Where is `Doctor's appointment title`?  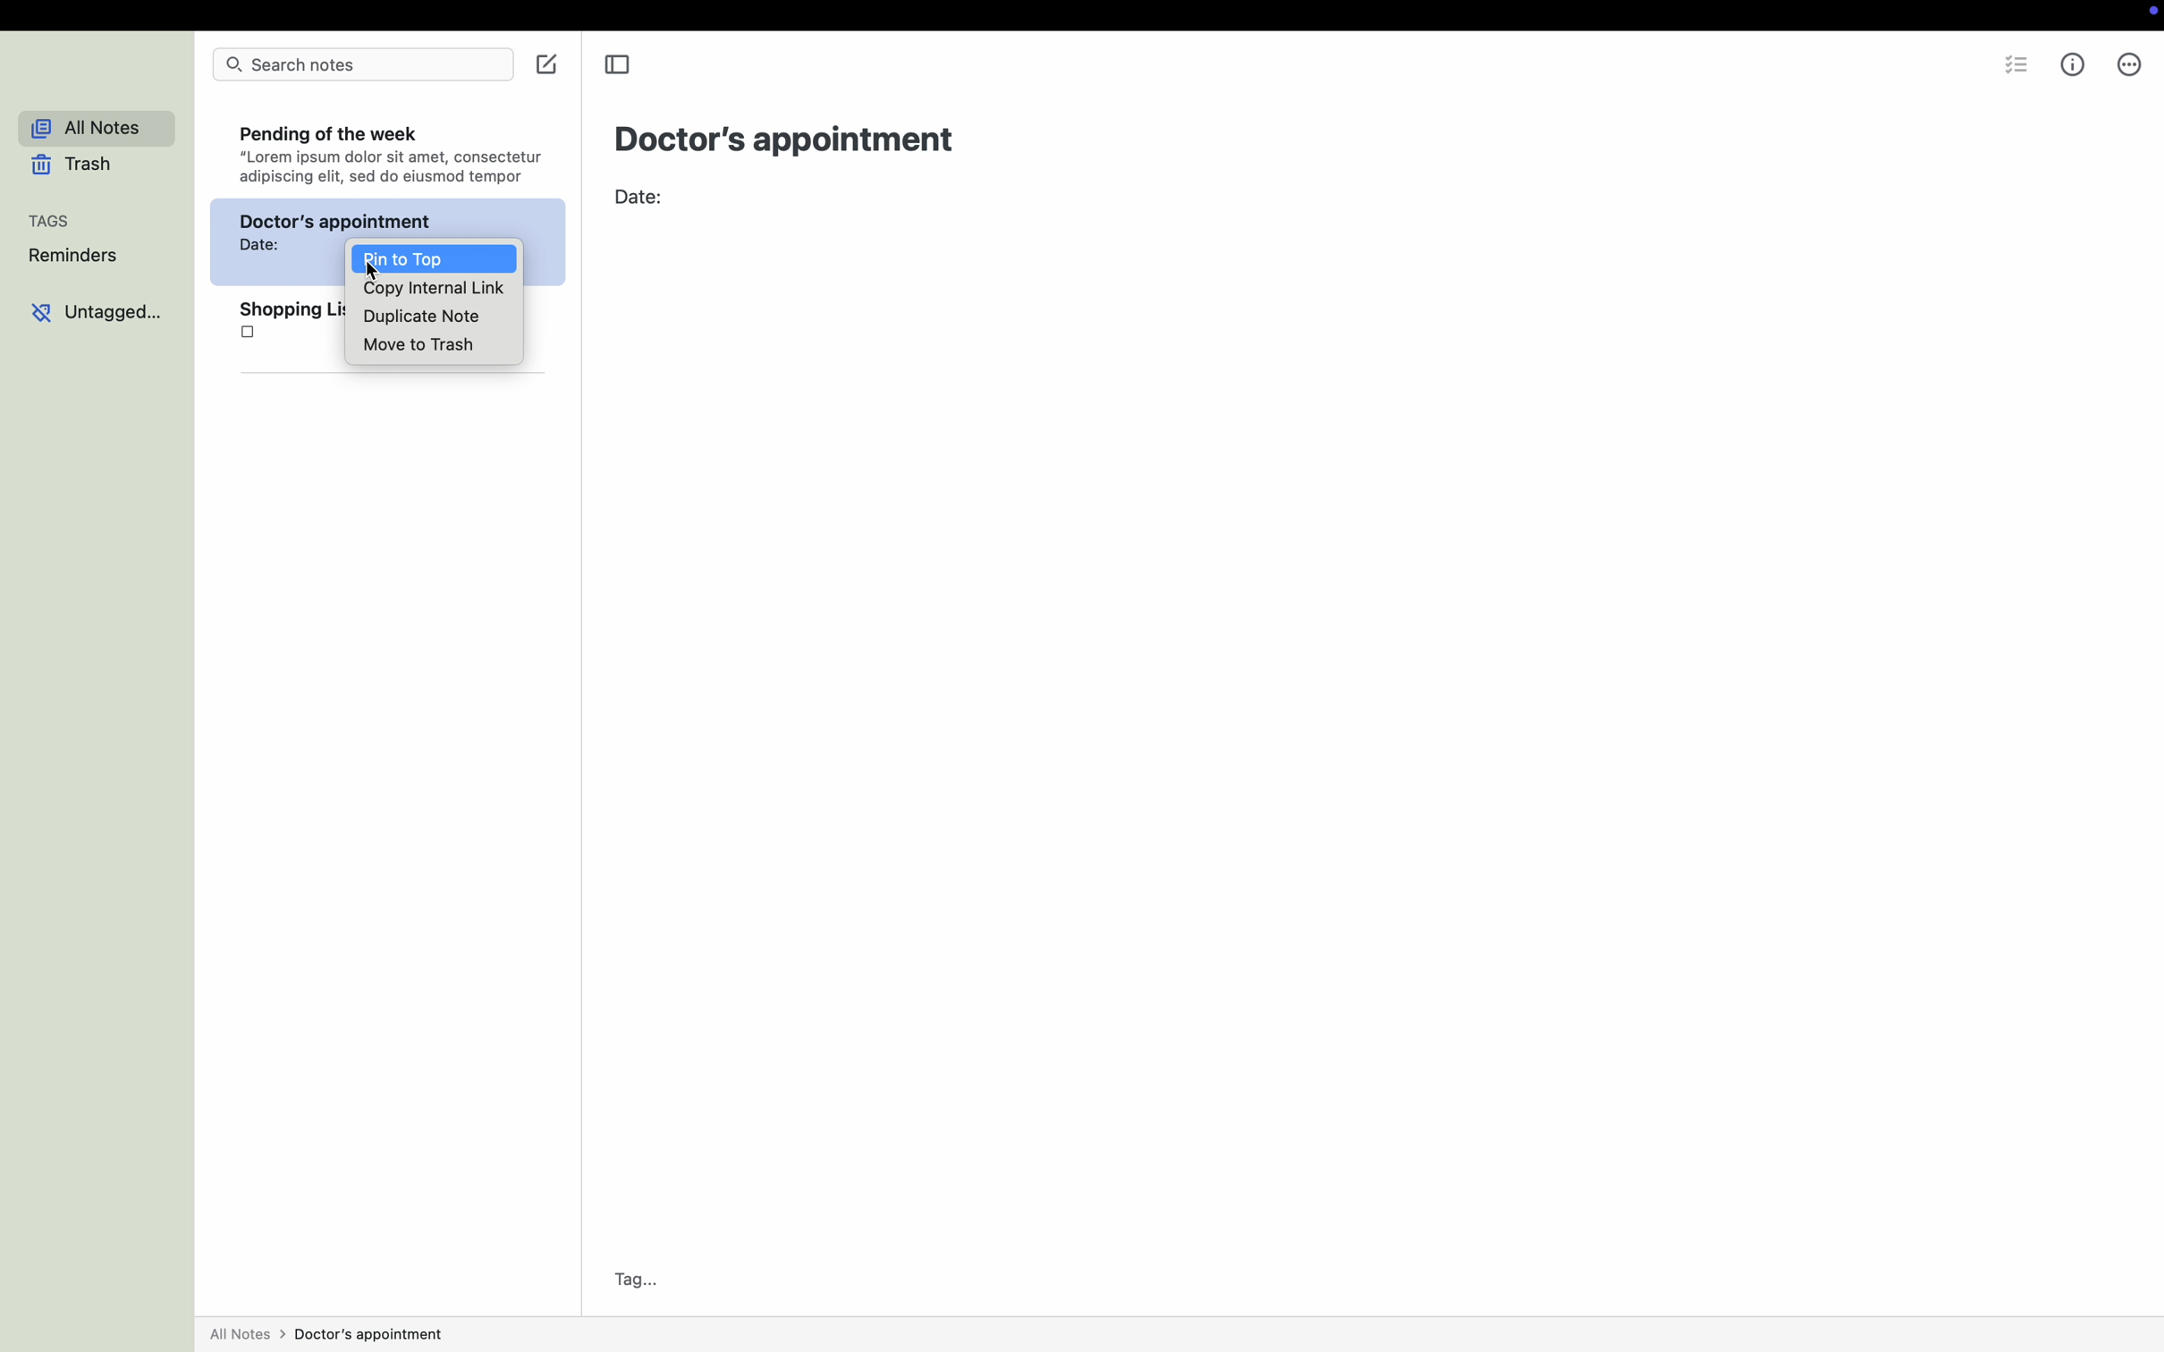
Doctor's appointment title is located at coordinates (789, 134).